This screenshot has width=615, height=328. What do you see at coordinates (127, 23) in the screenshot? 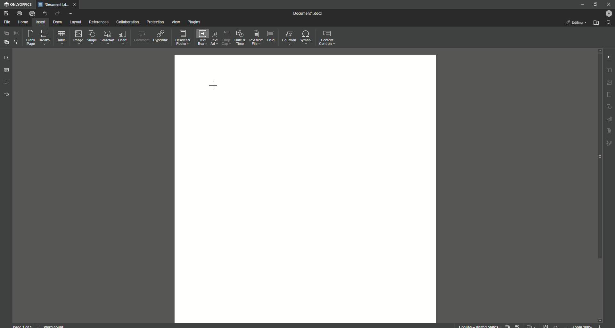
I see `Collaboration` at bounding box center [127, 23].